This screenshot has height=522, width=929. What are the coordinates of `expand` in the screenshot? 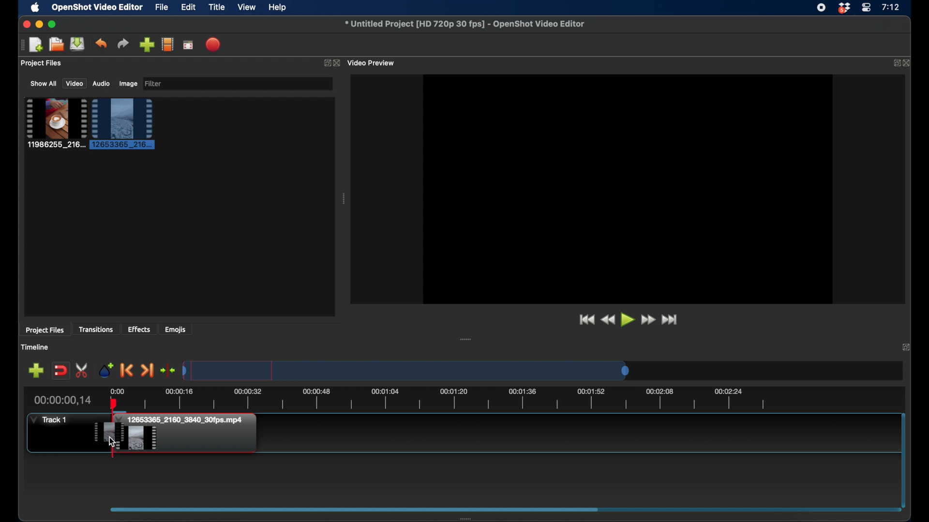 It's located at (906, 347).